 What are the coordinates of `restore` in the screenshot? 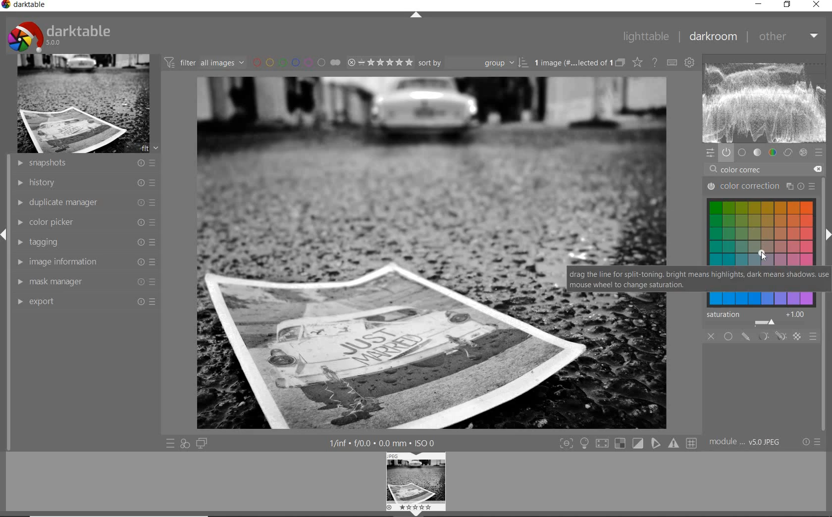 It's located at (788, 4).